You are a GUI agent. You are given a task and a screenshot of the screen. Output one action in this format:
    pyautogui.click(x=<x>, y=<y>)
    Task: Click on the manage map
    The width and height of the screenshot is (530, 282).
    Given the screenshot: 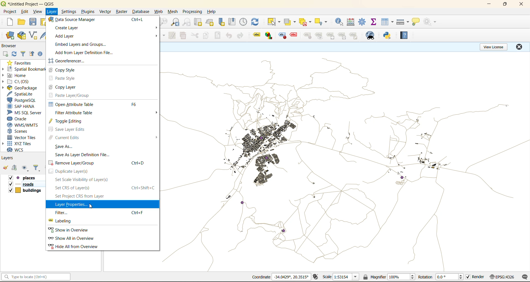 What is the action you would take?
    pyautogui.click(x=25, y=168)
    